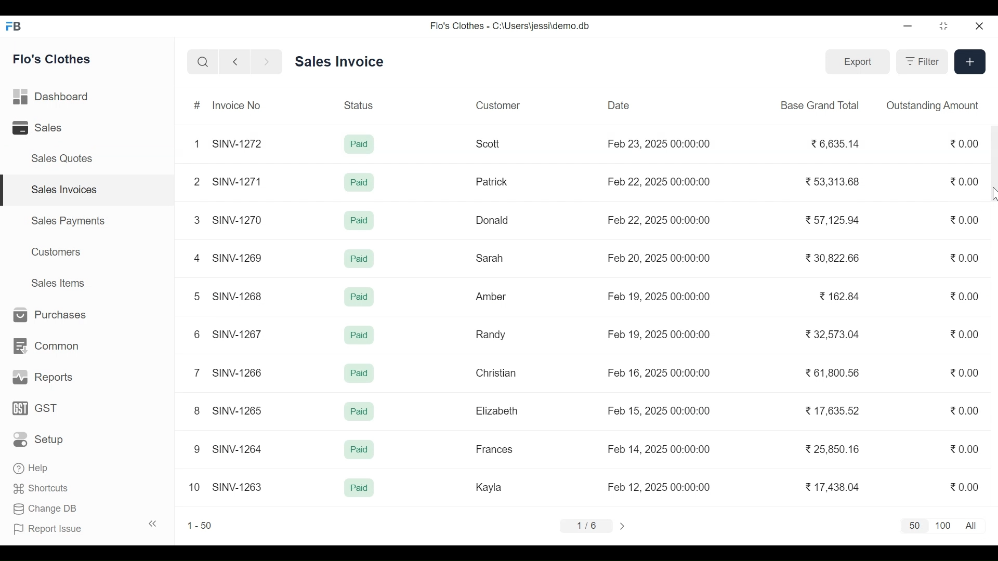 The height and width of the screenshot is (561, 998). I want to click on SINV-1271, so click(240, 182).